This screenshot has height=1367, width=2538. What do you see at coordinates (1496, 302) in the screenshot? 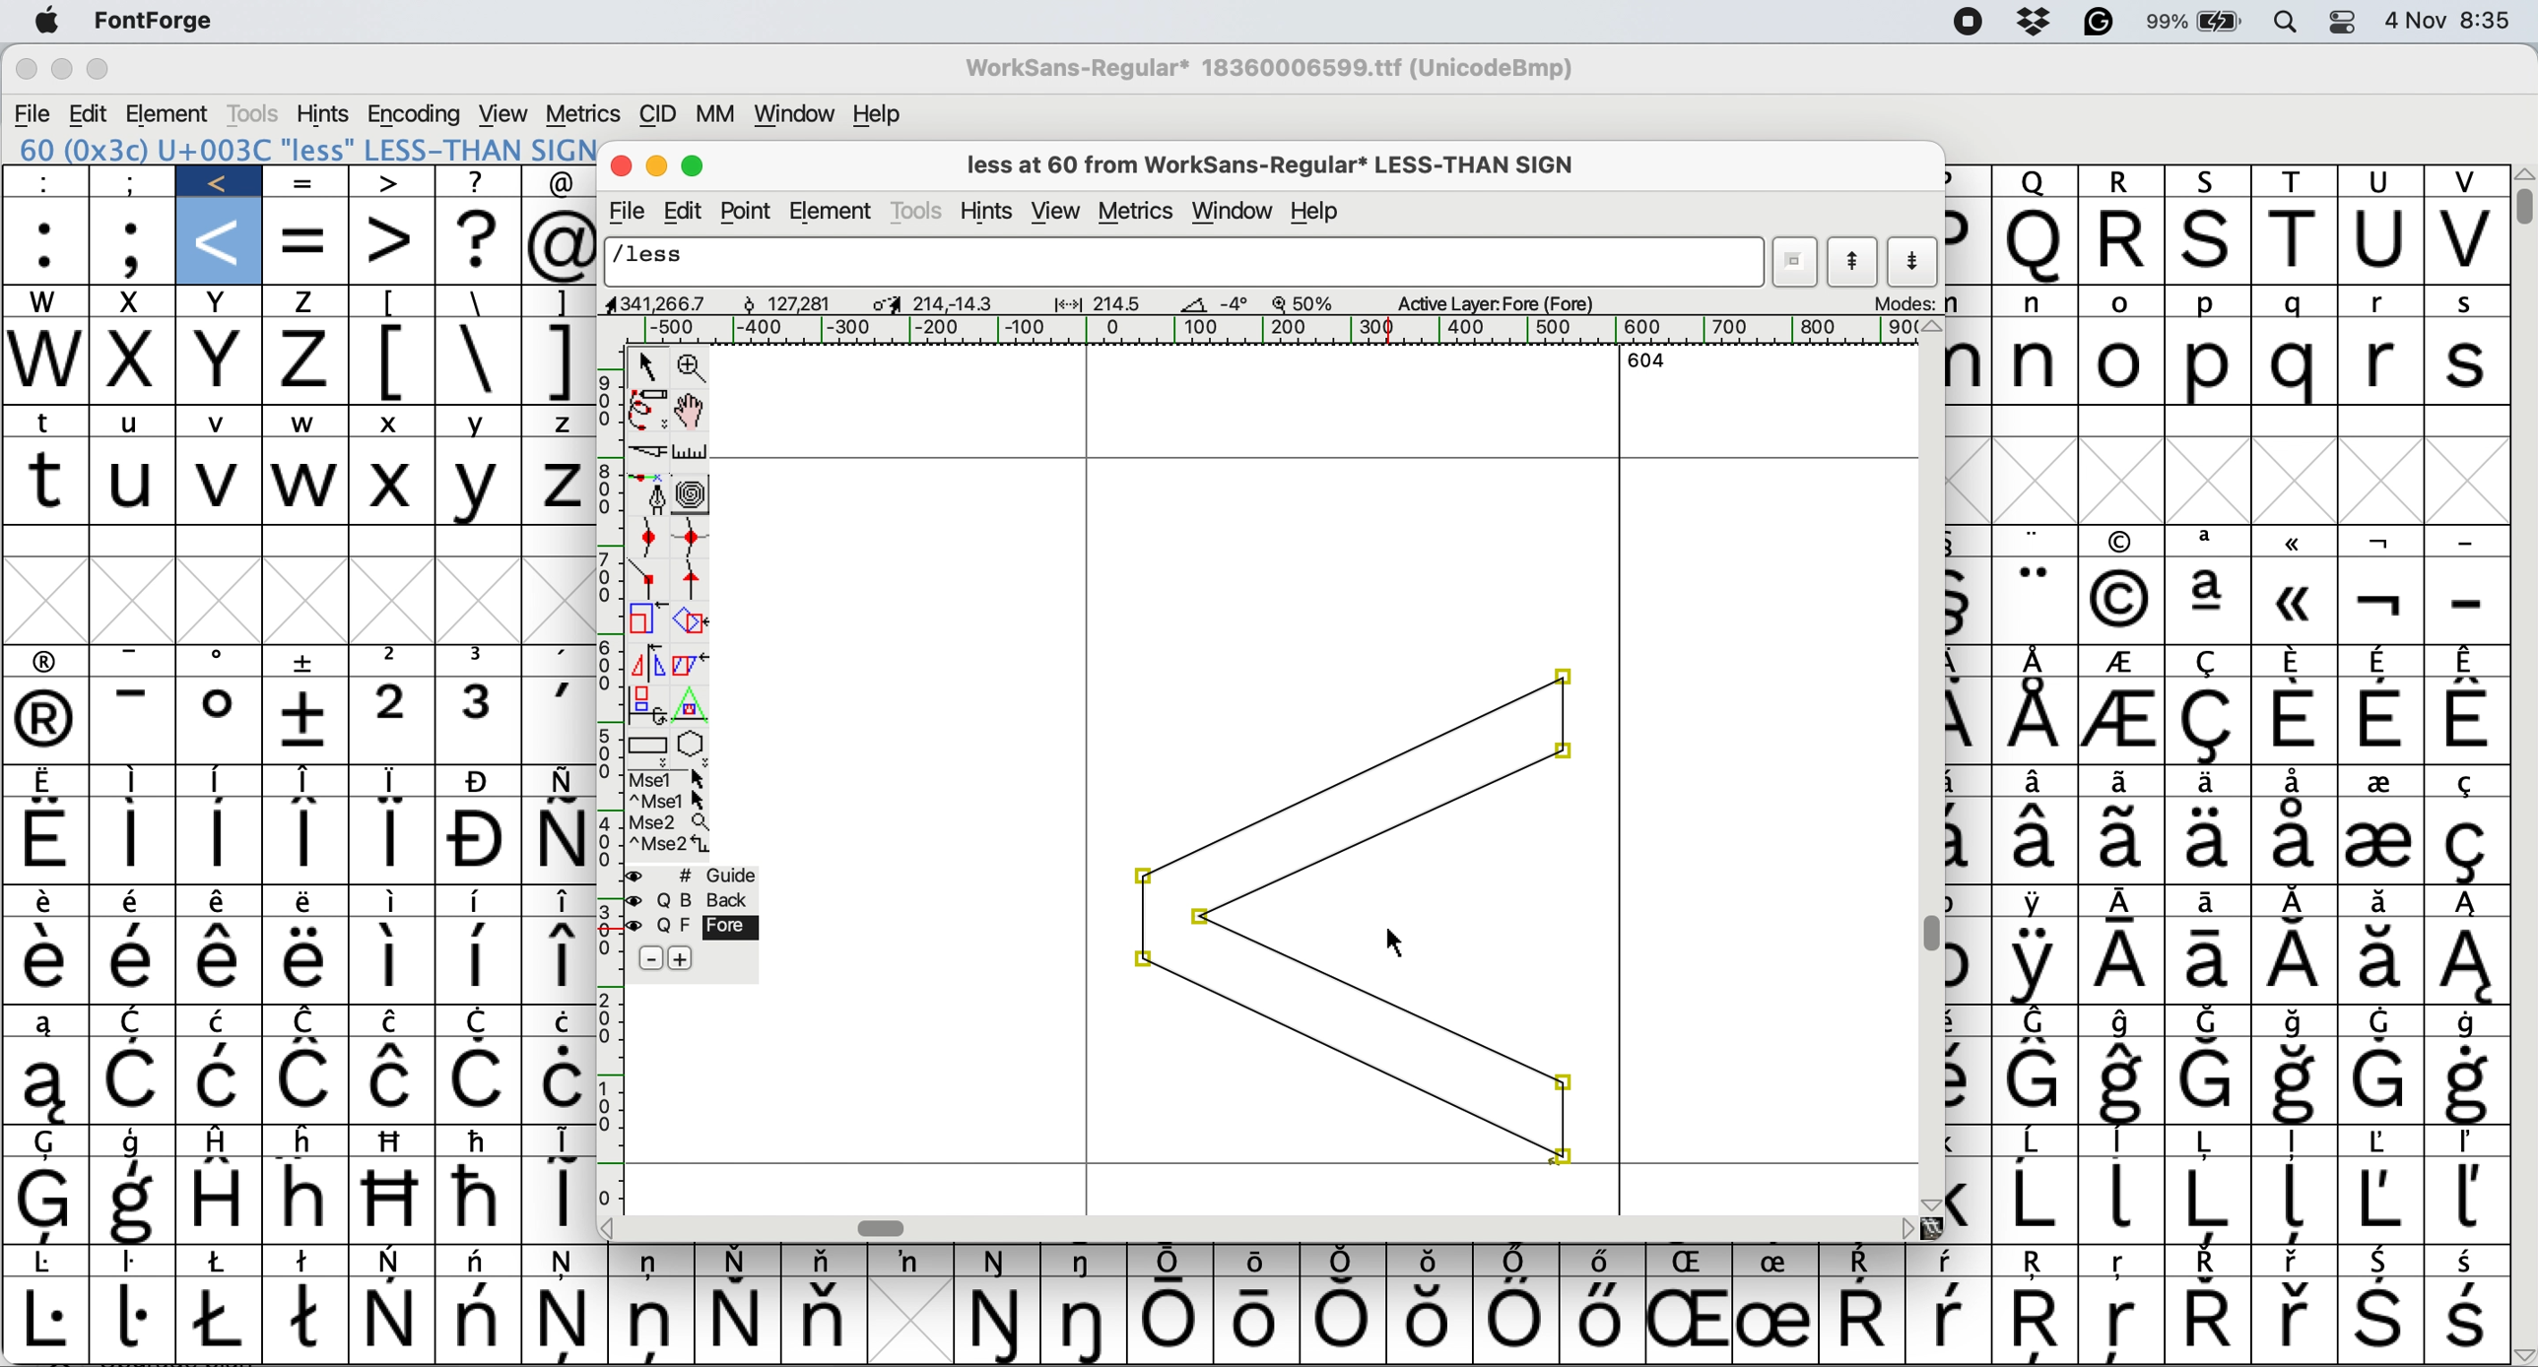
I see `active layer` at bounding box center [1496, 302].